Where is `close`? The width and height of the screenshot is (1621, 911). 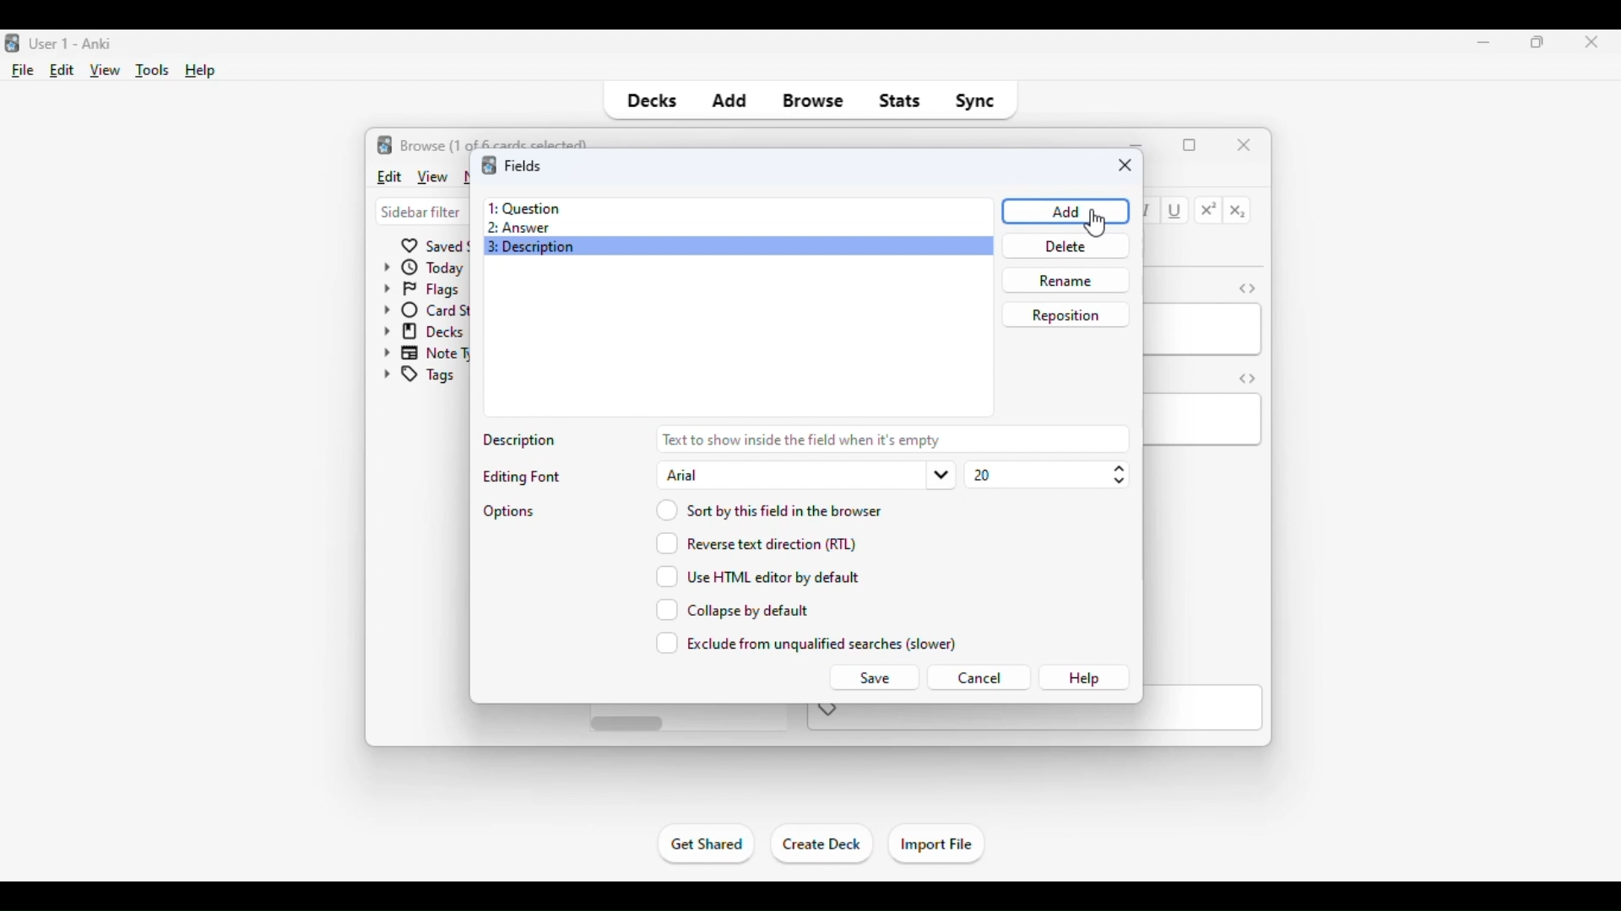
close is located at coordinates (1125, 166).